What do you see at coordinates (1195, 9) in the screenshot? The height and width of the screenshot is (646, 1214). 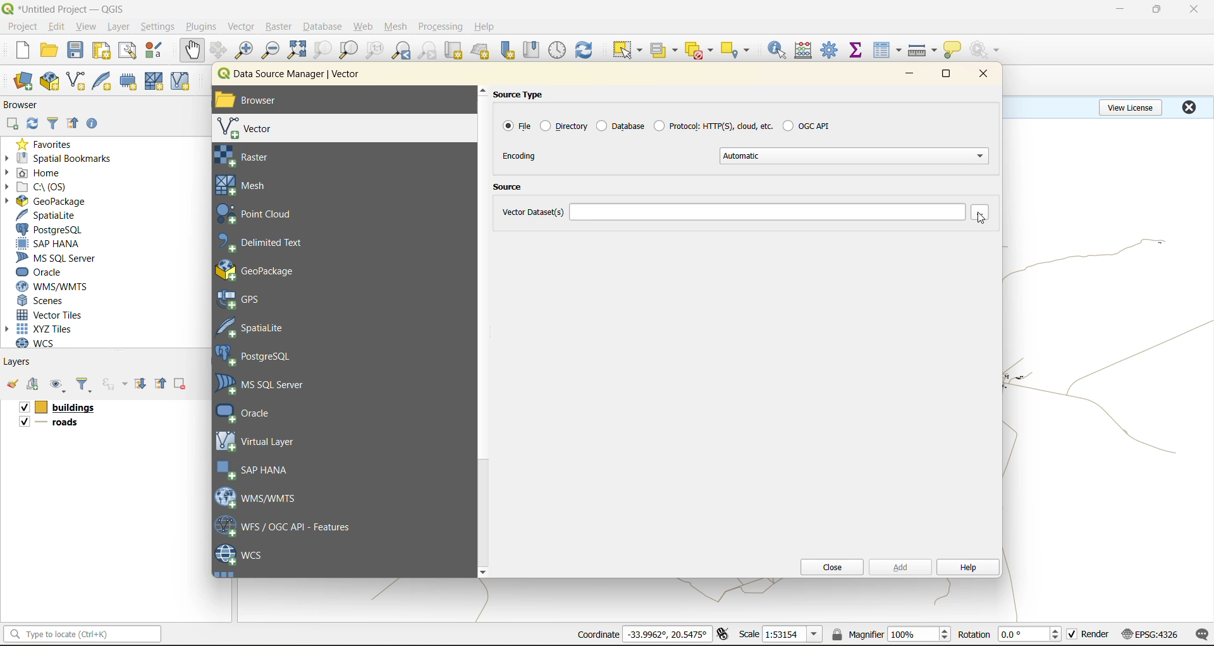 I see `close` at bounding box center [1195, 9].